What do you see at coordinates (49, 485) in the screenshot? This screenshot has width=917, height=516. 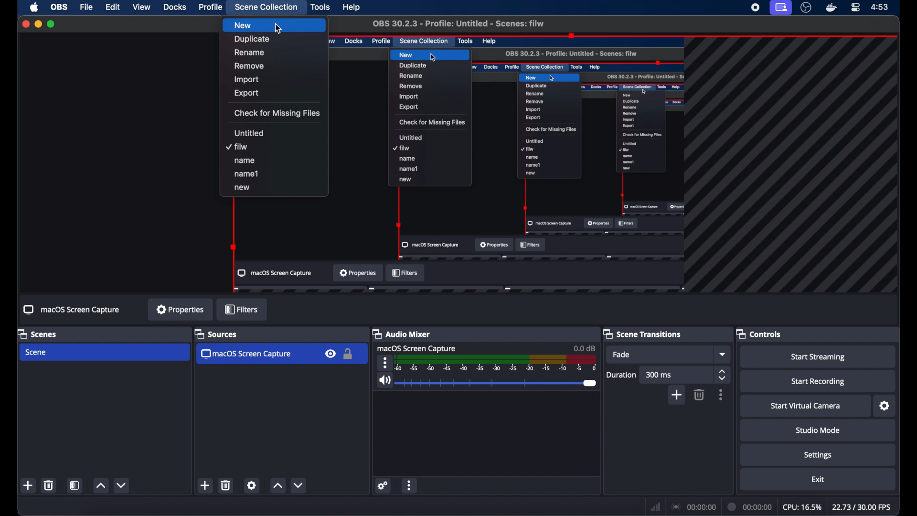 I see `trash` at bounding box center [49, 485].